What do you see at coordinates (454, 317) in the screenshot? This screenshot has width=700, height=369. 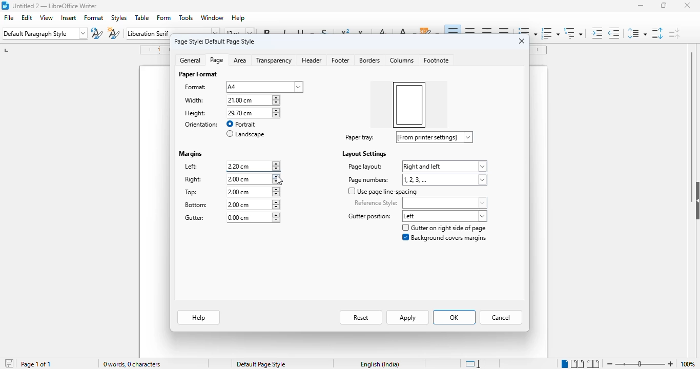 I see `OK` at bounding box center [454, 317].